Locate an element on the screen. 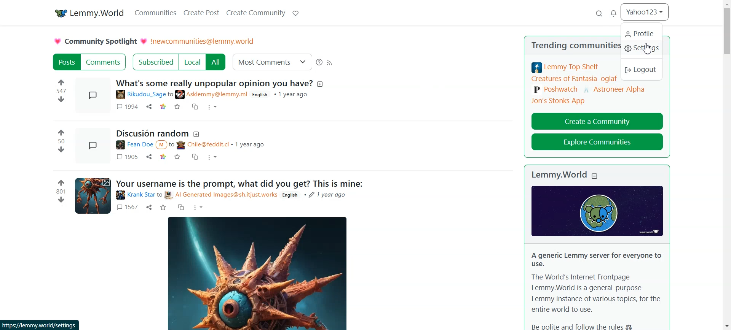 The height and width of the screenshot is (330, 731). save is located at coordinates (164, 207).